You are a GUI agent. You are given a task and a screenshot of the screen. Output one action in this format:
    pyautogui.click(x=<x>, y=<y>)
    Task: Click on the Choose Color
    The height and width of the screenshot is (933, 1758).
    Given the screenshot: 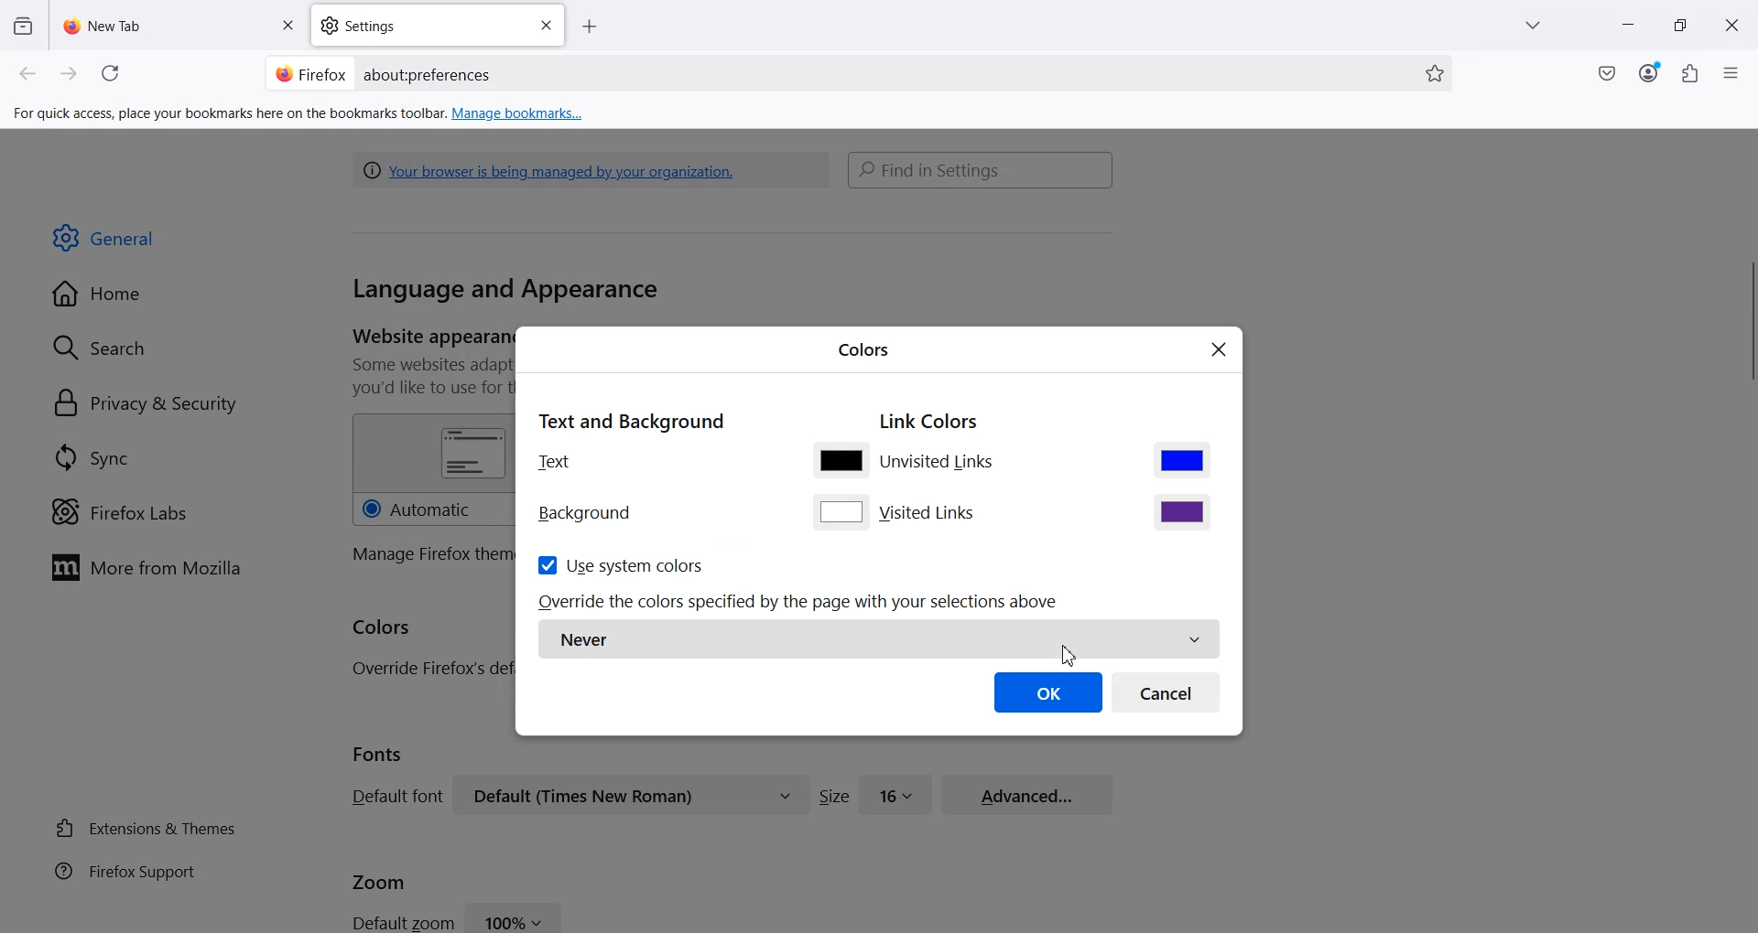 What is the action you would take?
    pyautogui.click(x=840, y=459)
    